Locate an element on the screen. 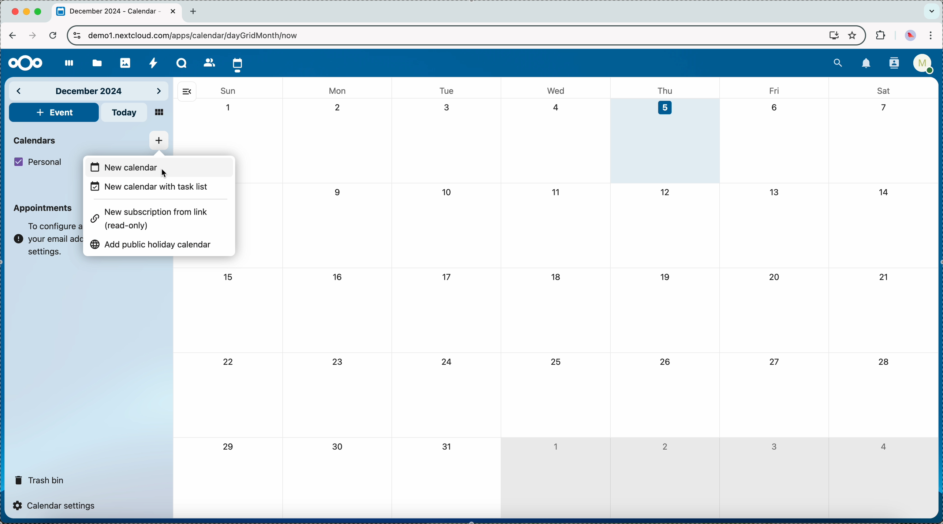 The height and width of the screenshot is (524, 943). notifications is located at coordinates (866, 64).